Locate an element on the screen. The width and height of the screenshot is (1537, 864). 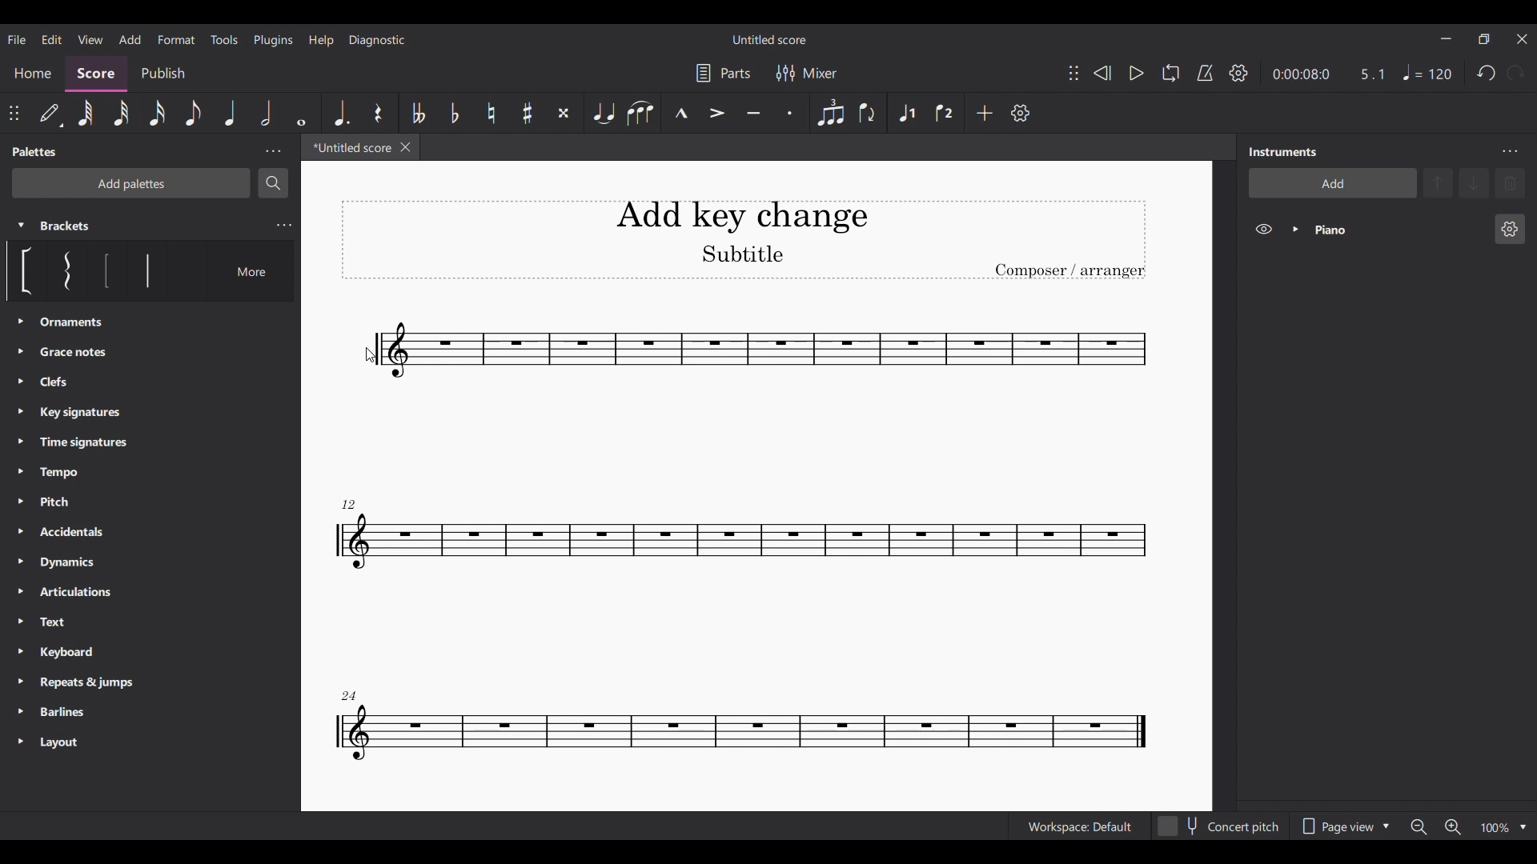
Add menu is located at coordinates (129, 39).